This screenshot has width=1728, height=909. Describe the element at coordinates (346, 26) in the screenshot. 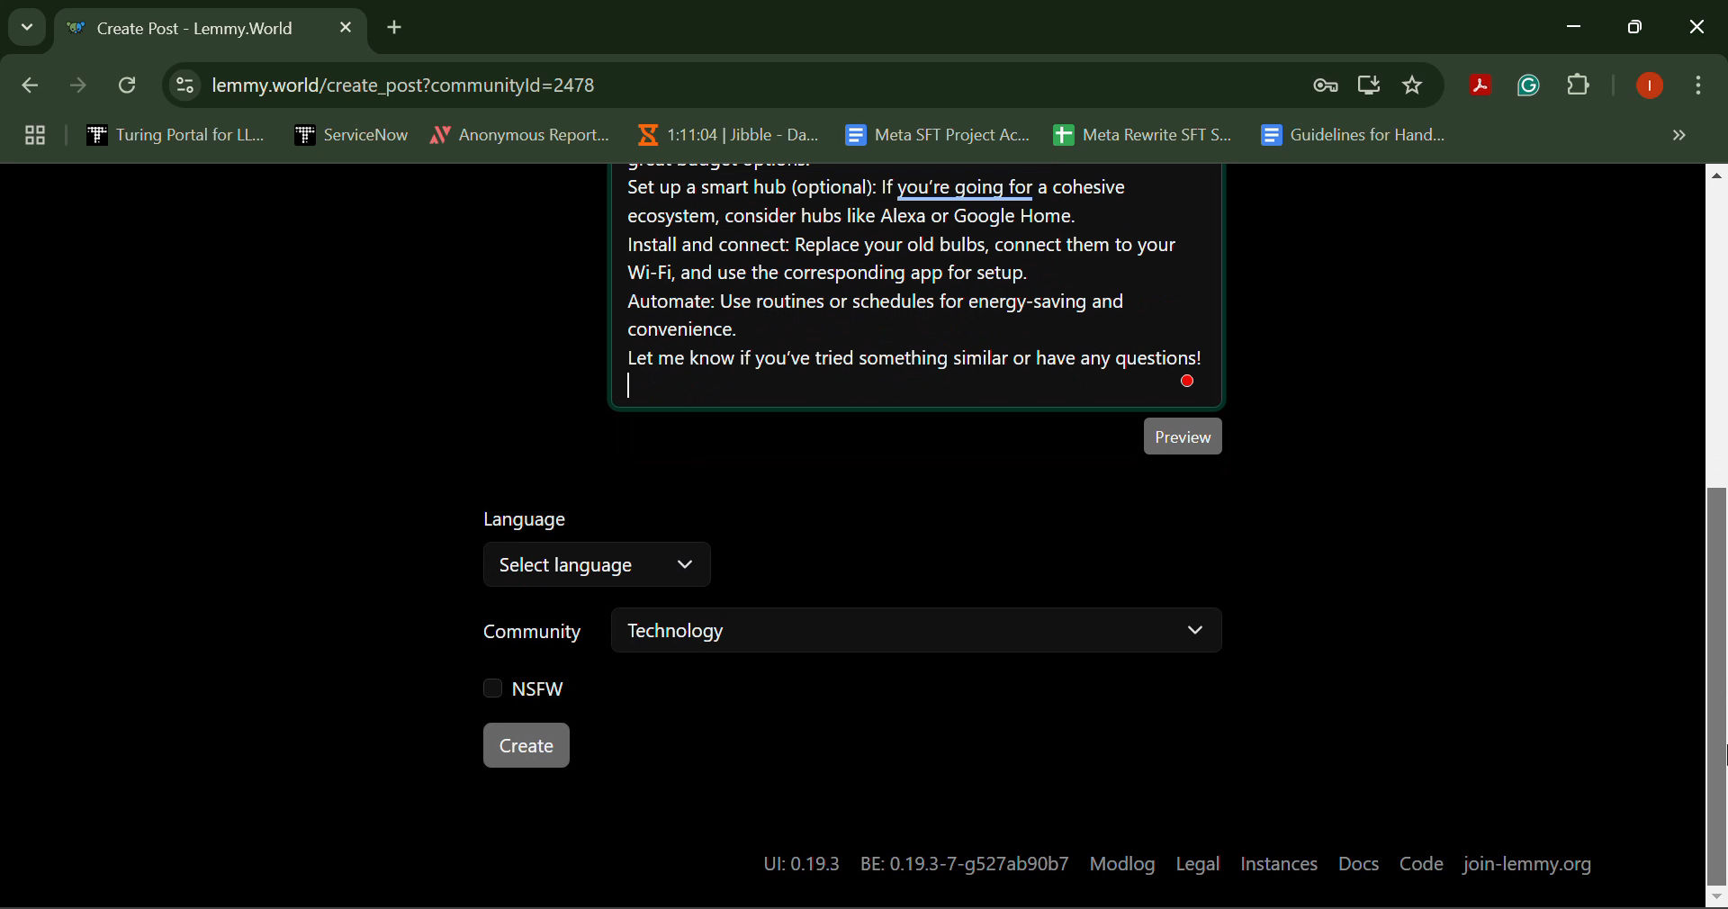

I see `Close Tab` at that location.